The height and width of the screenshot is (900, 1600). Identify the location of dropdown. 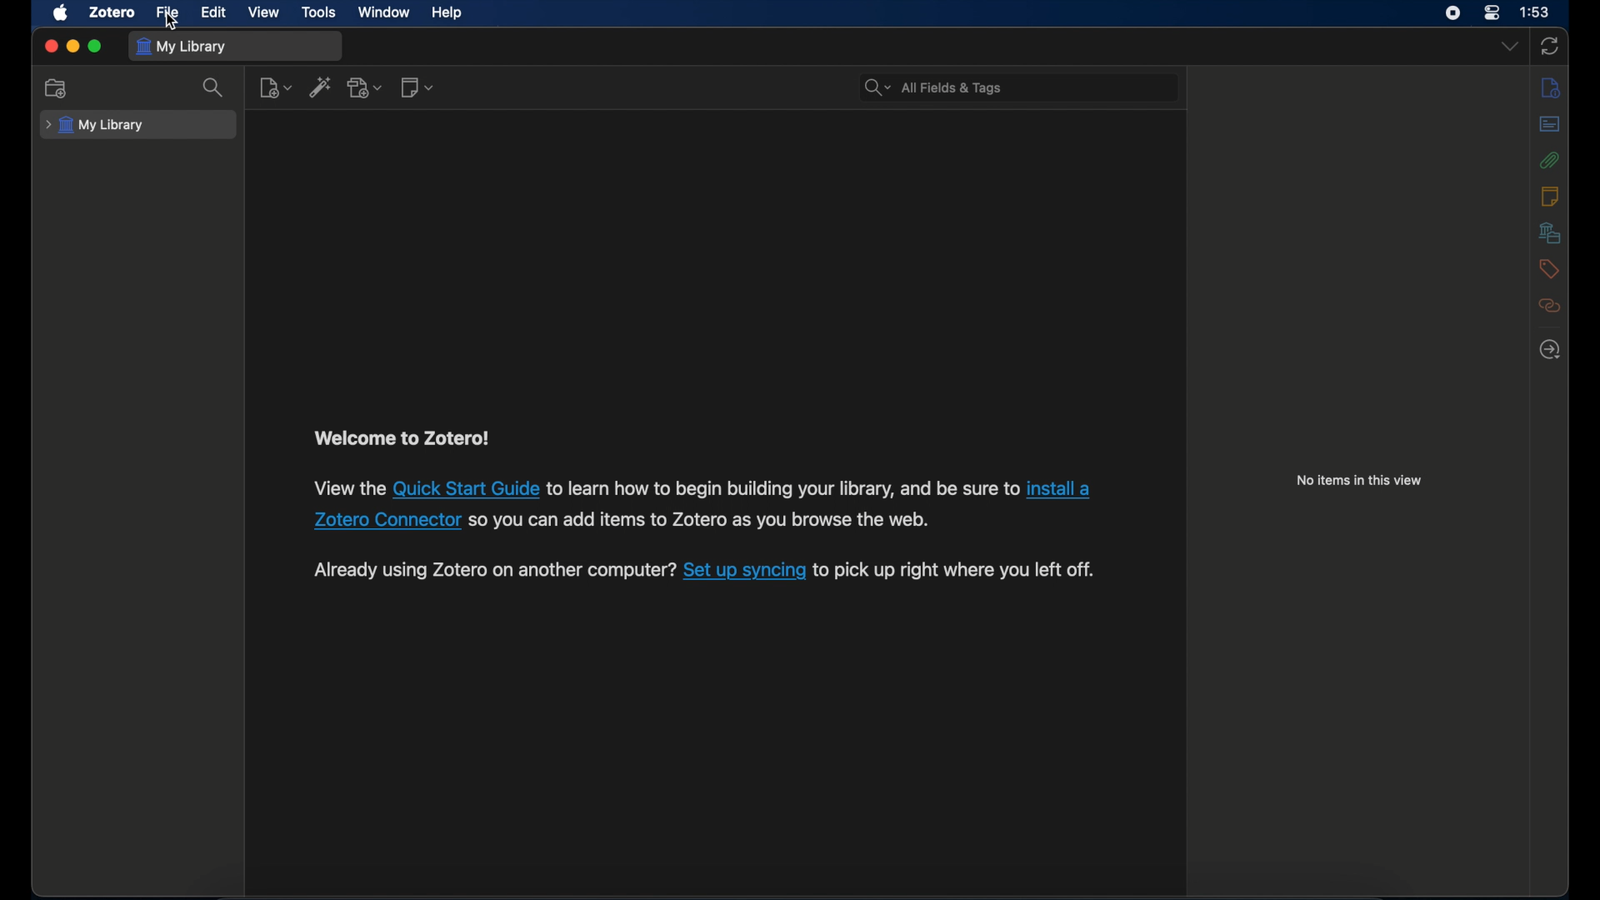
(1508, 47).